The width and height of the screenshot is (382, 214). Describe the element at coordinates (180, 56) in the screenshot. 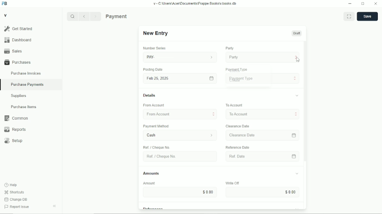

I see `PAY.` at that location.